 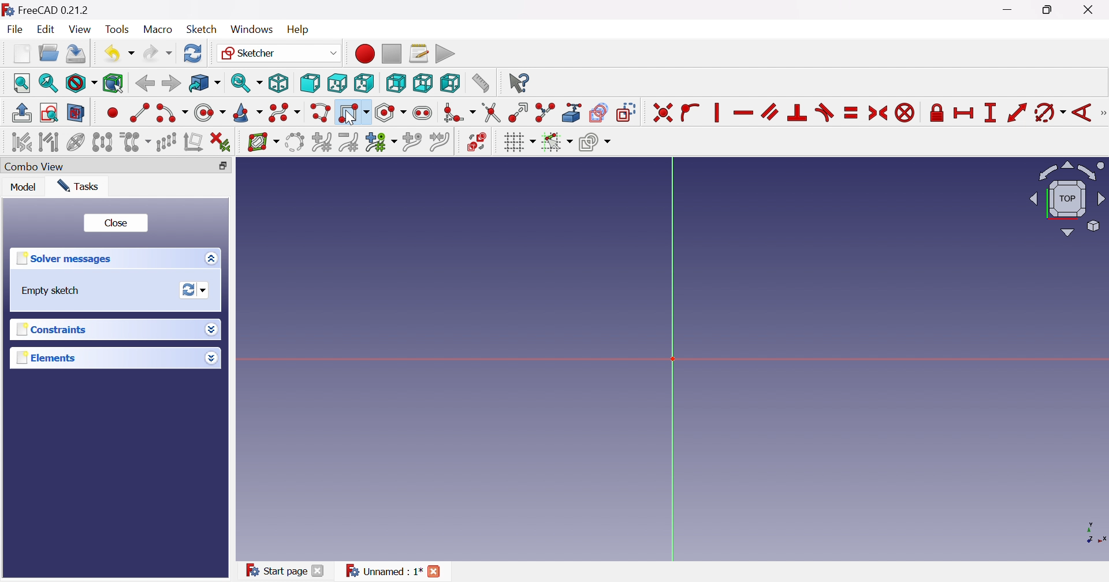 I want to click on Create conic, so click(x=248, y=113).